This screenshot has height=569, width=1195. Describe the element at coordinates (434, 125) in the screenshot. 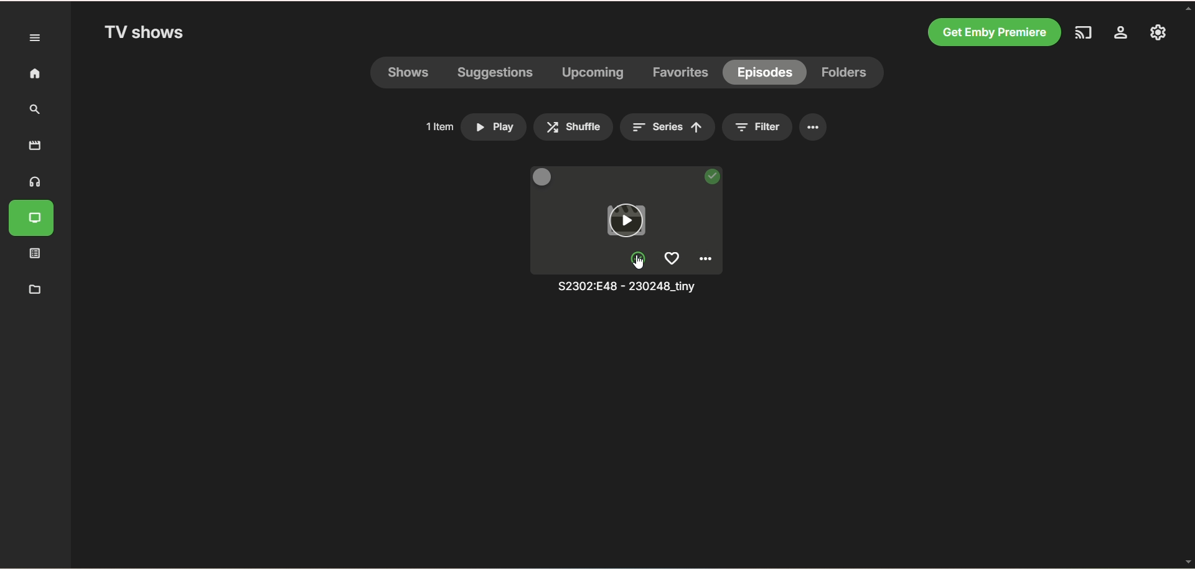

I see `1ltem` at that location.